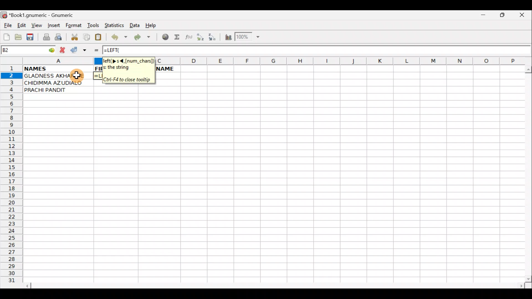  I want to click on =LEFT(, so click(117, 50).